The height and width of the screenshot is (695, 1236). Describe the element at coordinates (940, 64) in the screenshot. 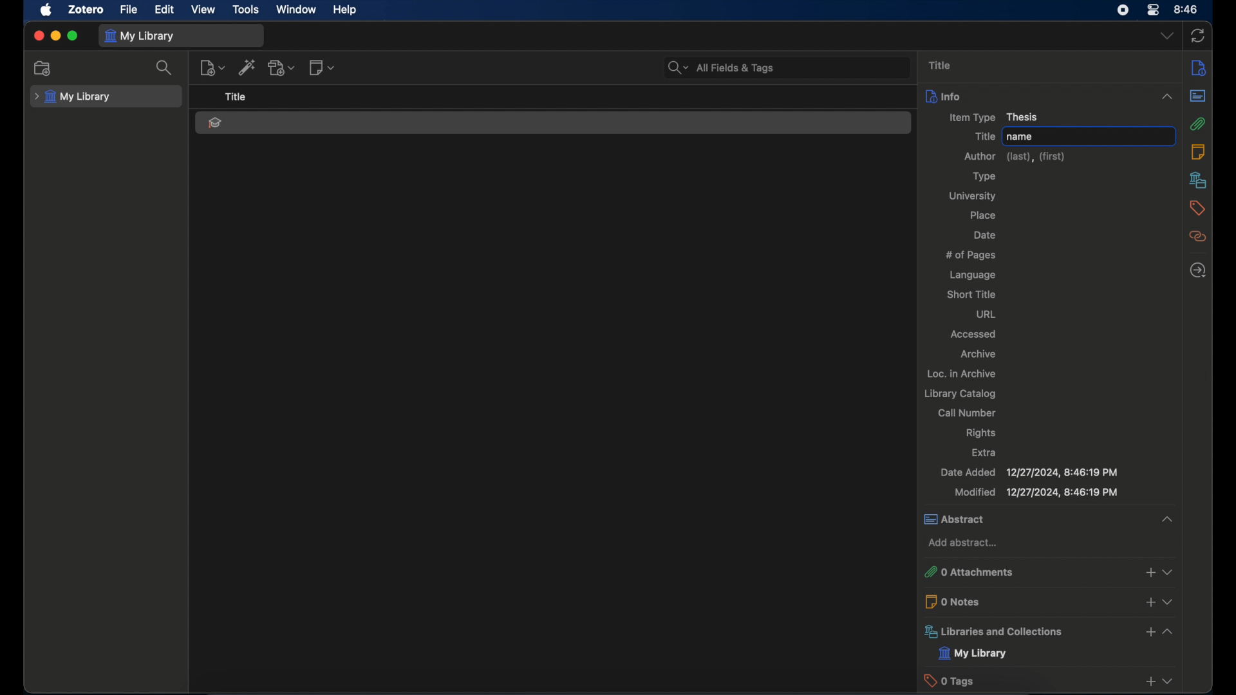

I see `title` at that location.